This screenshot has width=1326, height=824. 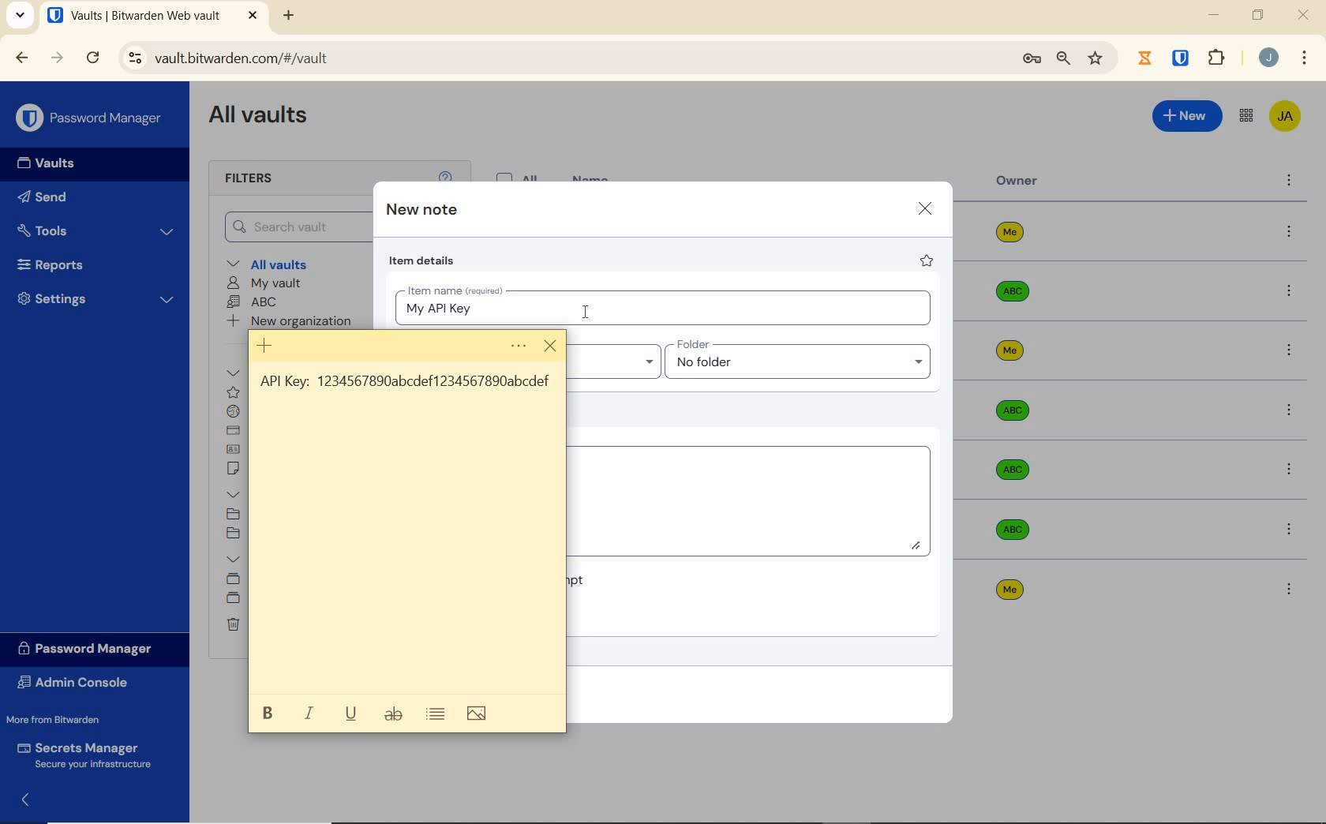 What do you see at coordinates (1017, 182) in the screenshot?
I see `owner` at bounding box center [1017, 182].